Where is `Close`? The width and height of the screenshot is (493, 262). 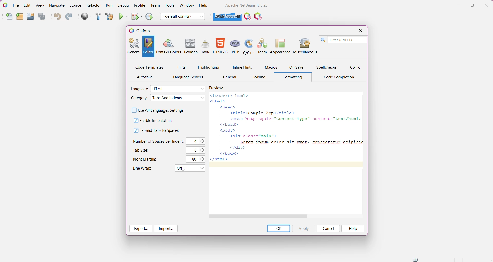 Close is located at coordinates (487, 4).